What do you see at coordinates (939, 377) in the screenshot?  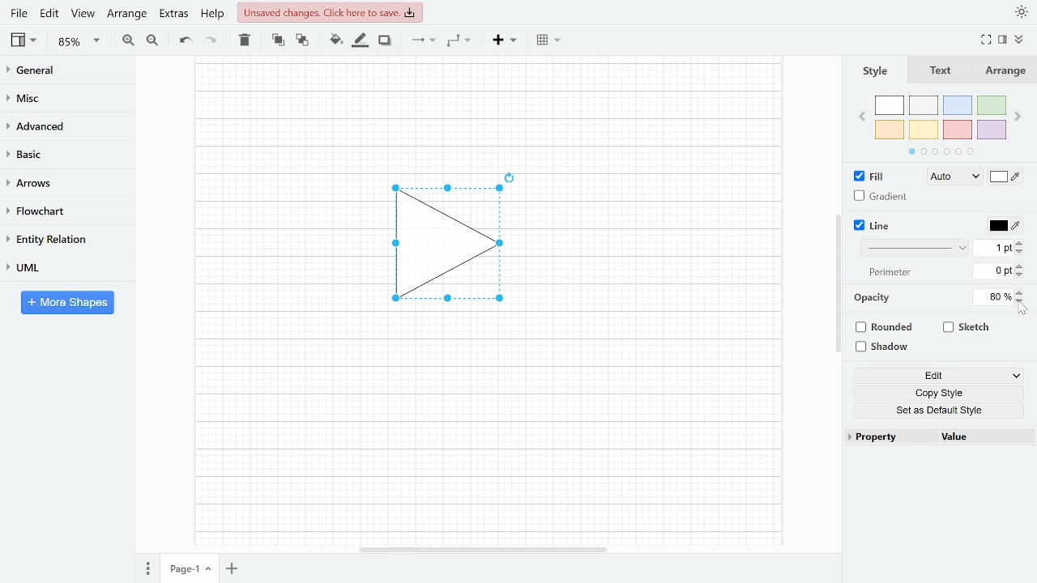 I see `Edit` at bounding box center [939, 377].